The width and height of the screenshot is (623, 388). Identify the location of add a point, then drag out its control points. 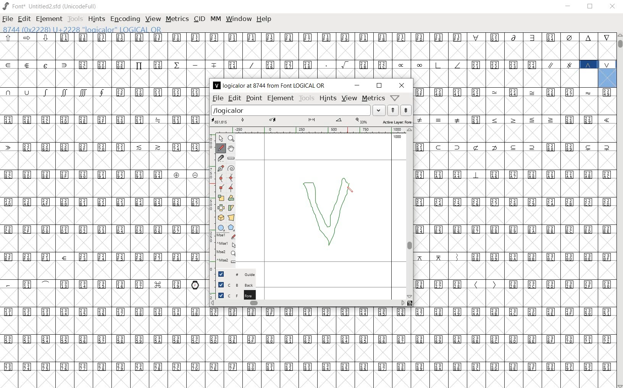
(220, 167).